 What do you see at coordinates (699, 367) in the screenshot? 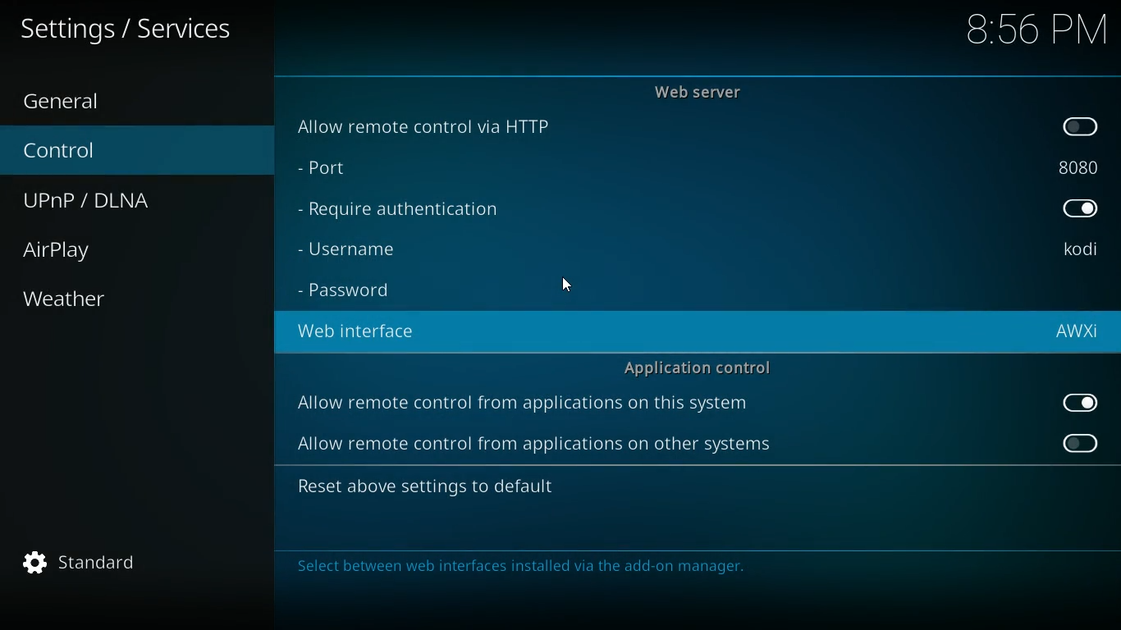
I see `aplication control` at bounding box center [699, 367].